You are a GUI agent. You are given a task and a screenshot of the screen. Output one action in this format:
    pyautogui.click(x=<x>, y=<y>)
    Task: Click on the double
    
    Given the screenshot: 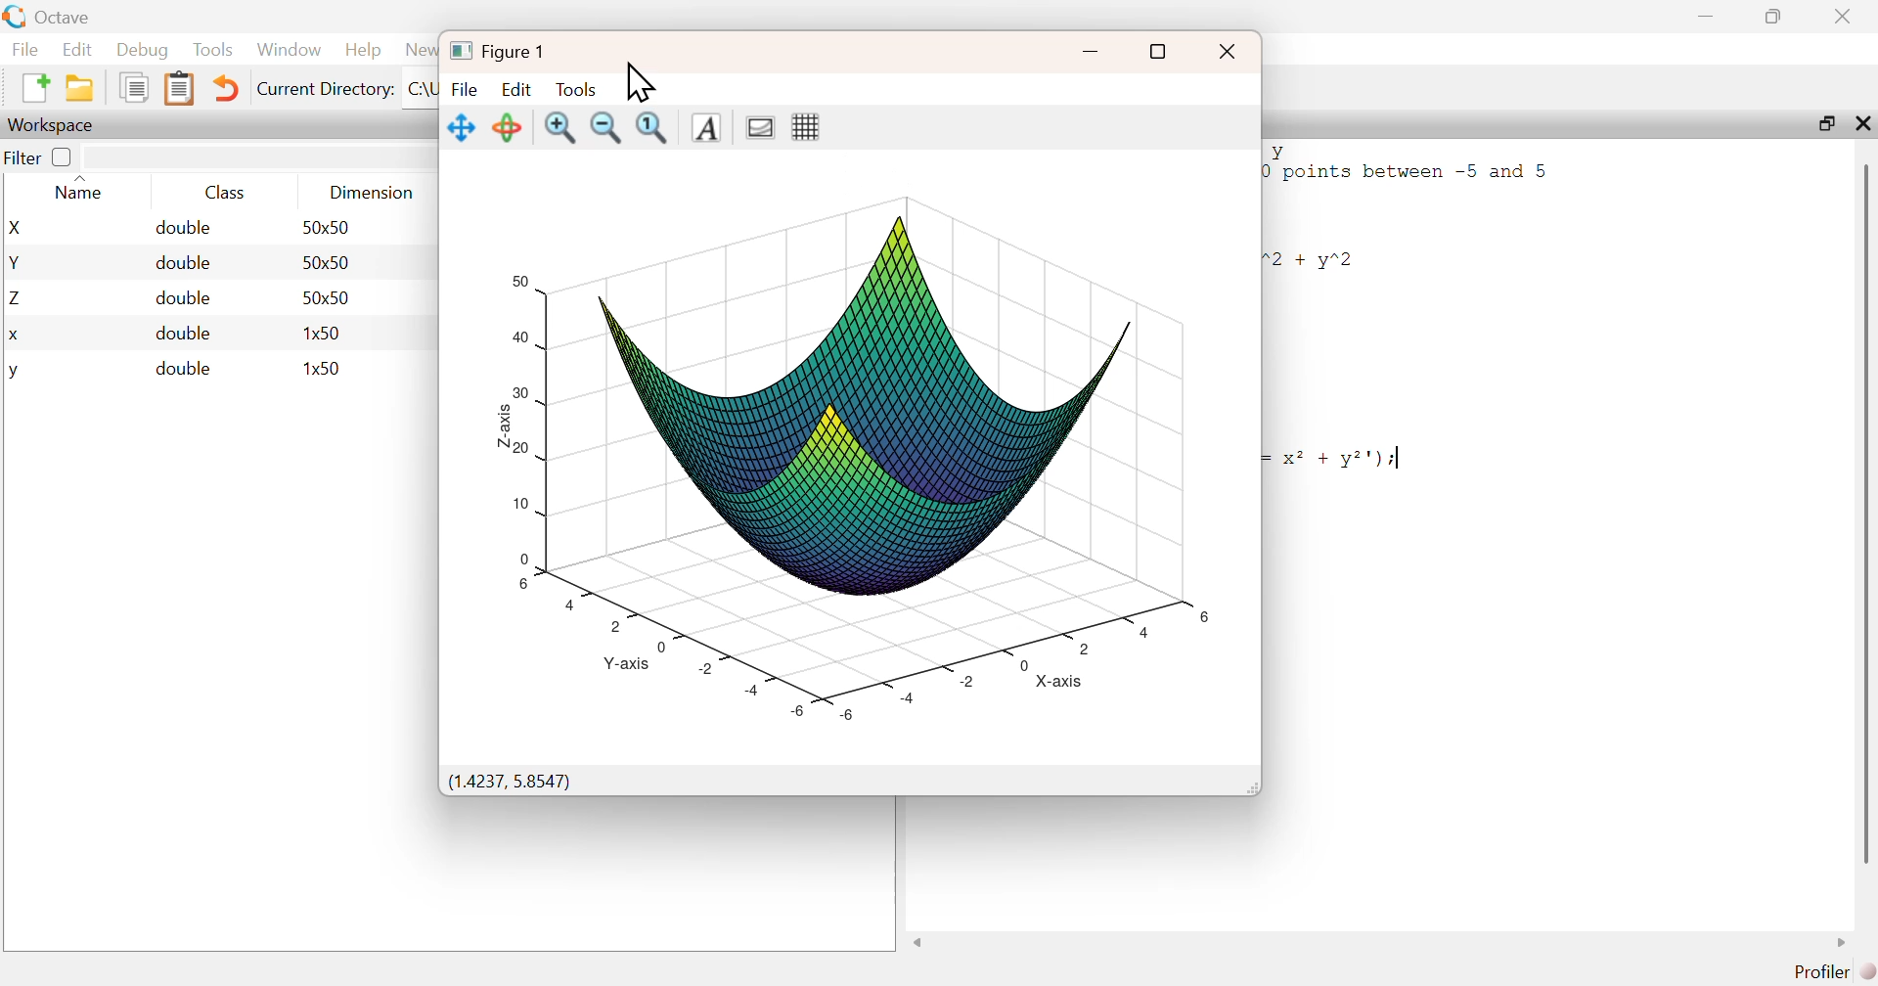 What is the action you would take?
    pyautogui.click(x=185, y=228)
    